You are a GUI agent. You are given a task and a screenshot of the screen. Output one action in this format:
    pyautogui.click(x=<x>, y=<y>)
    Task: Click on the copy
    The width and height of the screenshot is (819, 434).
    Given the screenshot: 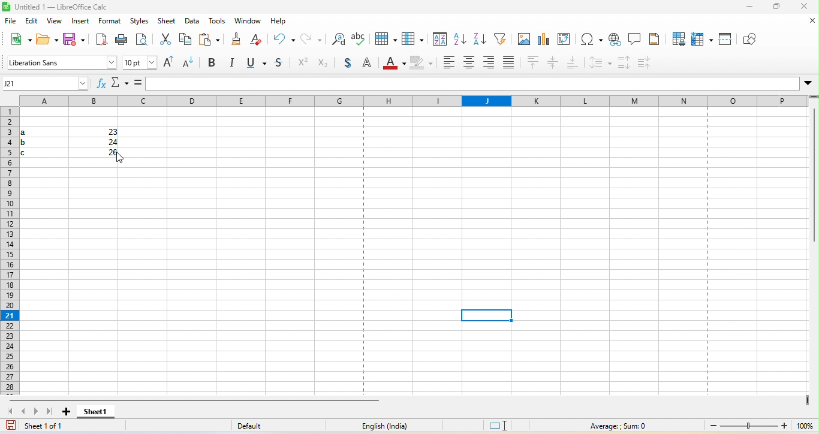 What is the action you would take?
    pyautogui.click(x=186, y=40)
    